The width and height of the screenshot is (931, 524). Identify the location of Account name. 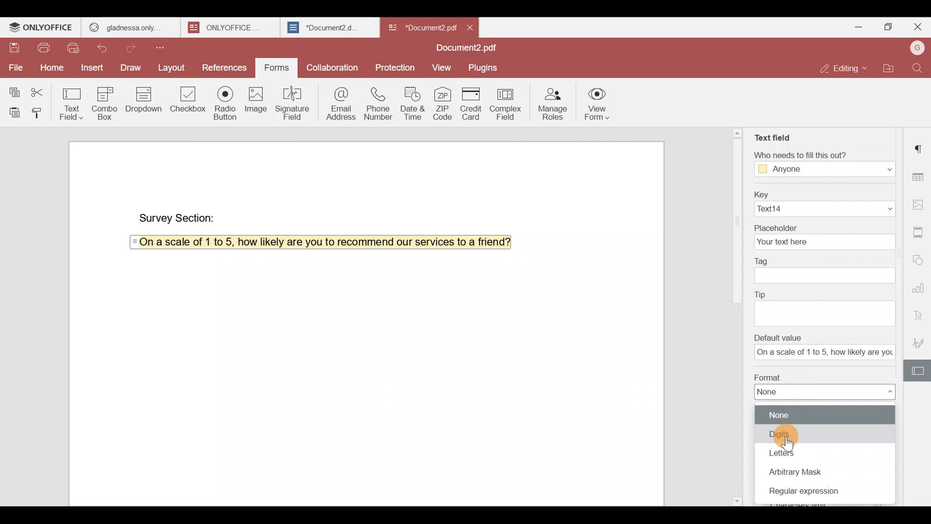
(917, 48).